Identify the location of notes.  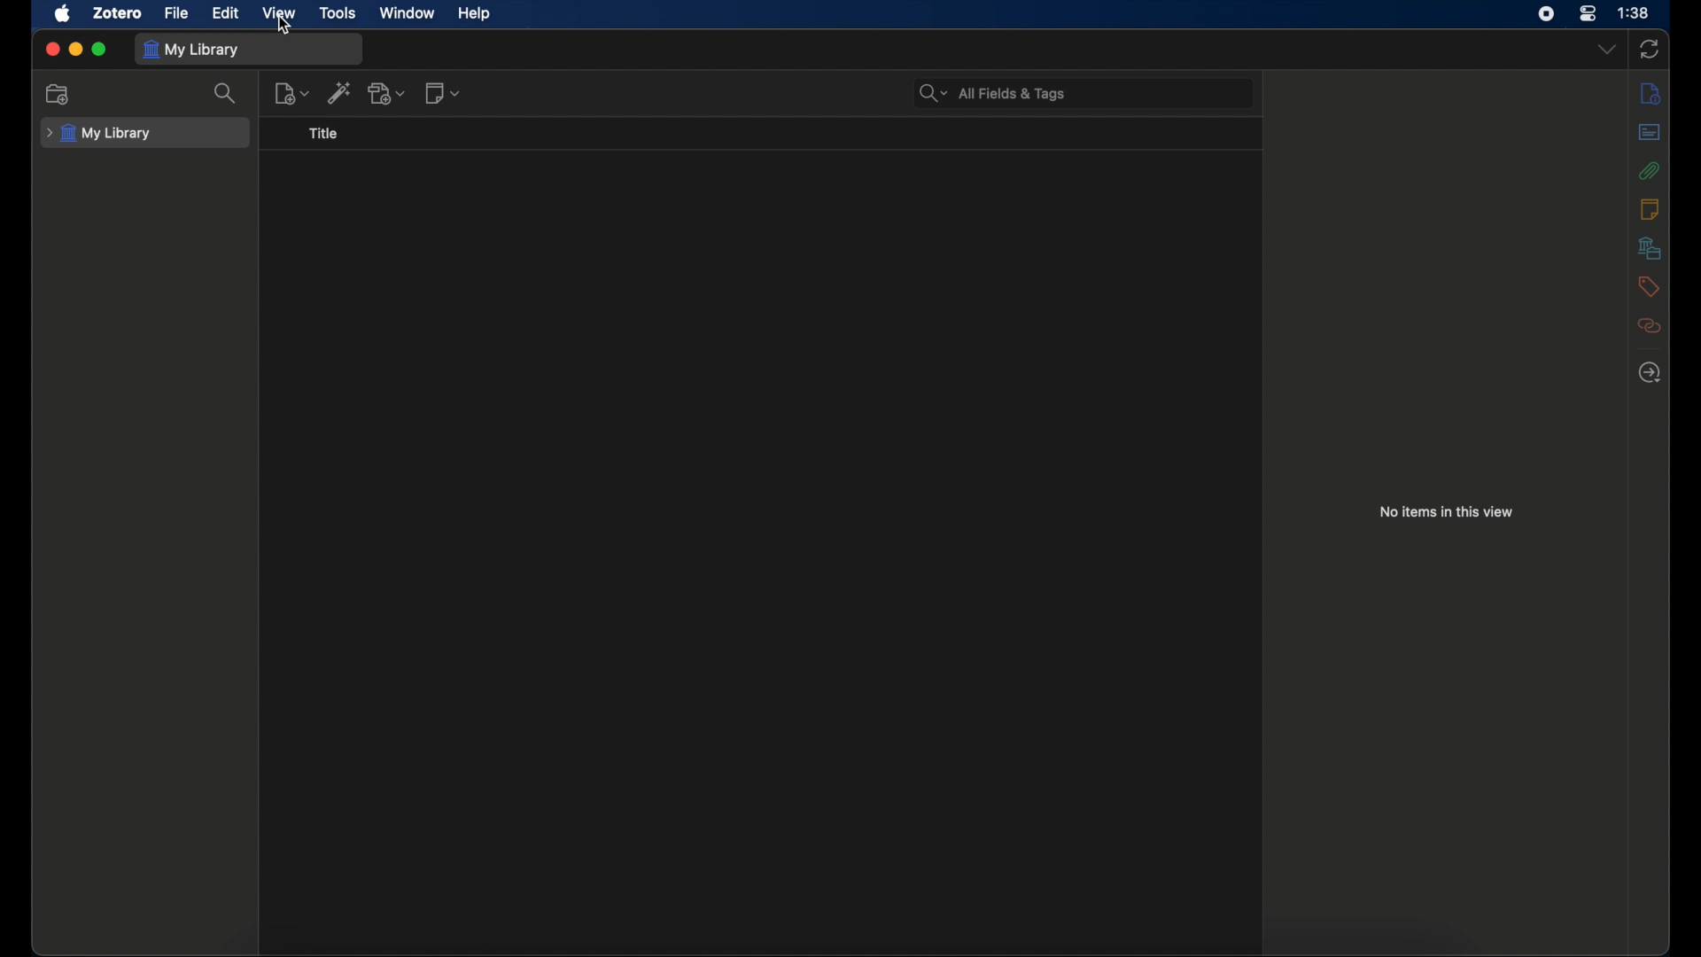
(1649, 209).